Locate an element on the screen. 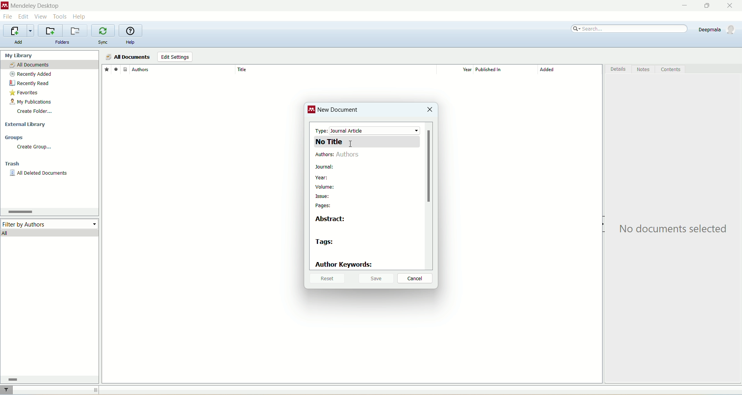 This screenshot has height=395, width=742. pages is located at coordinates (324, 206).